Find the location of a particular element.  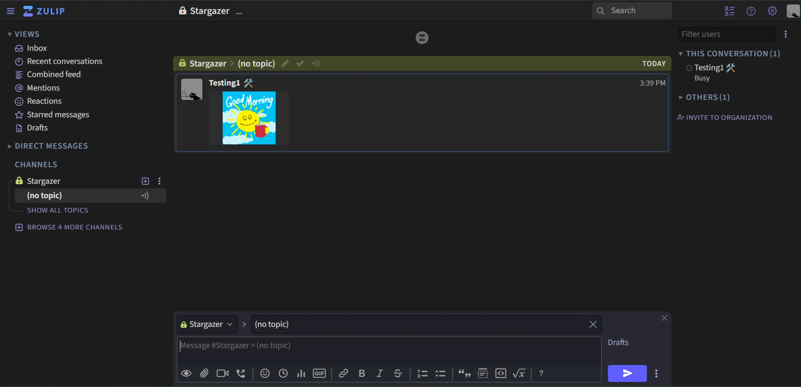

settings is located at coordinates (773, 12).